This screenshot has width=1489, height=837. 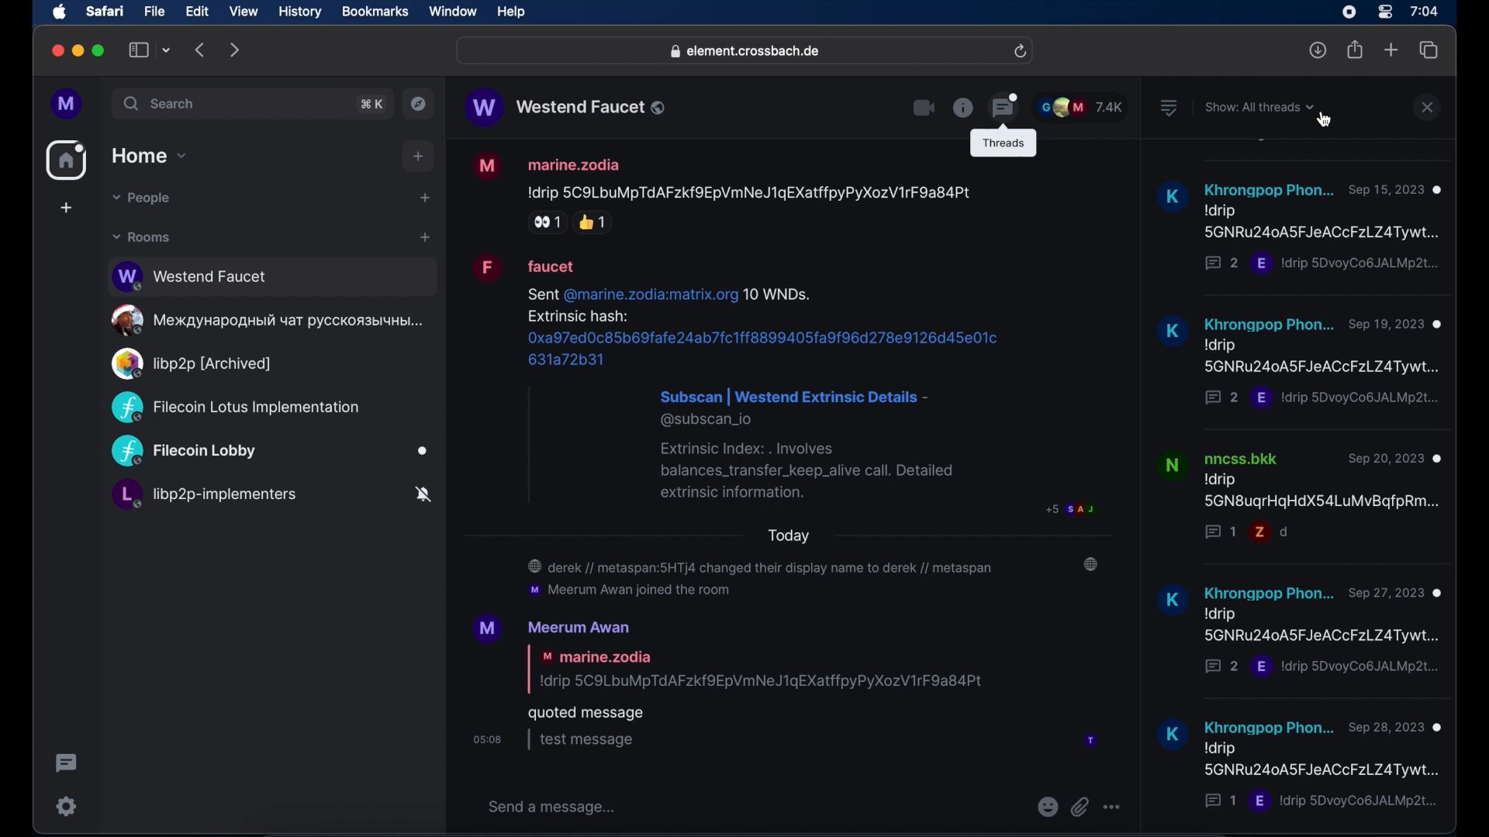 I want to click on rooms dropdown, so click(x=143, y=238).